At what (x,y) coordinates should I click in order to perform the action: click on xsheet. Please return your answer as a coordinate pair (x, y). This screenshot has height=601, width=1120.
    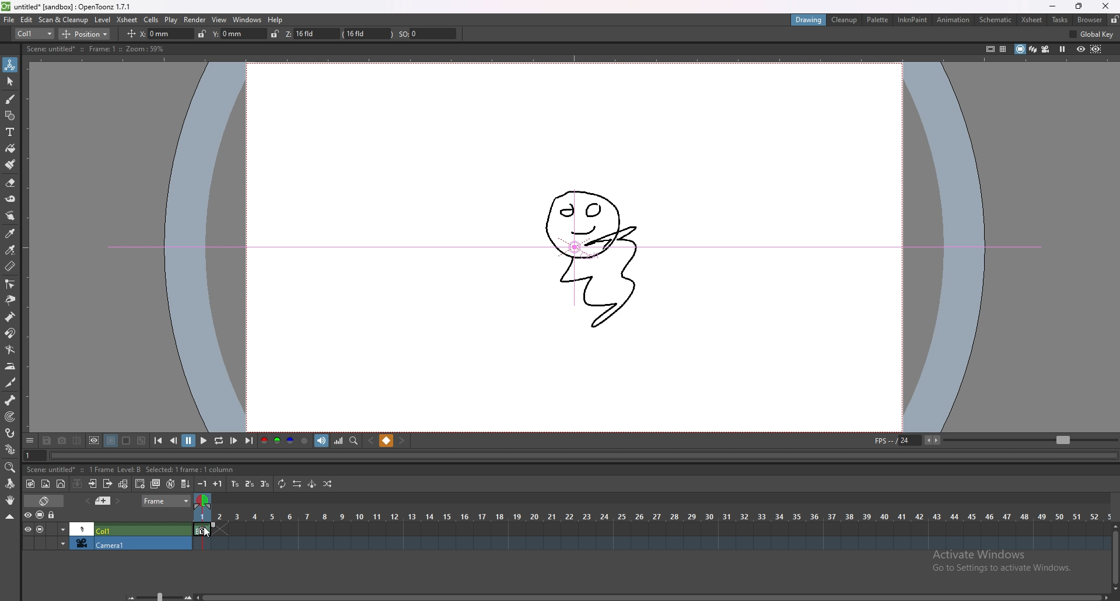
    Looking at the image, I should click on (1032, 20).